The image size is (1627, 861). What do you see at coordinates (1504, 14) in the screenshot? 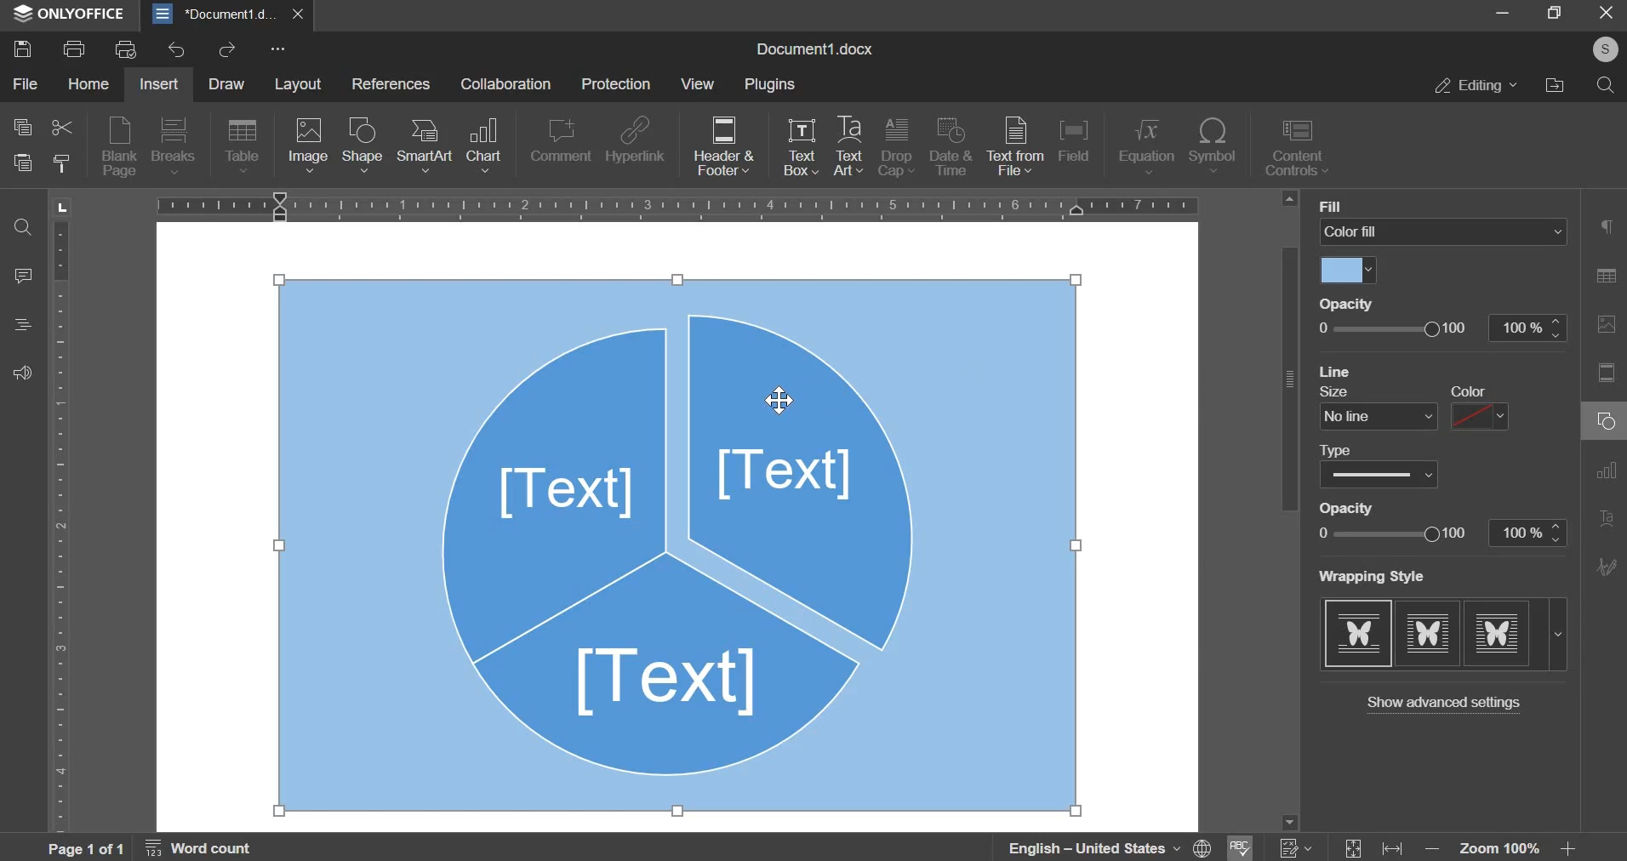
I see `Minimize` at bounding box center [1504, 14].